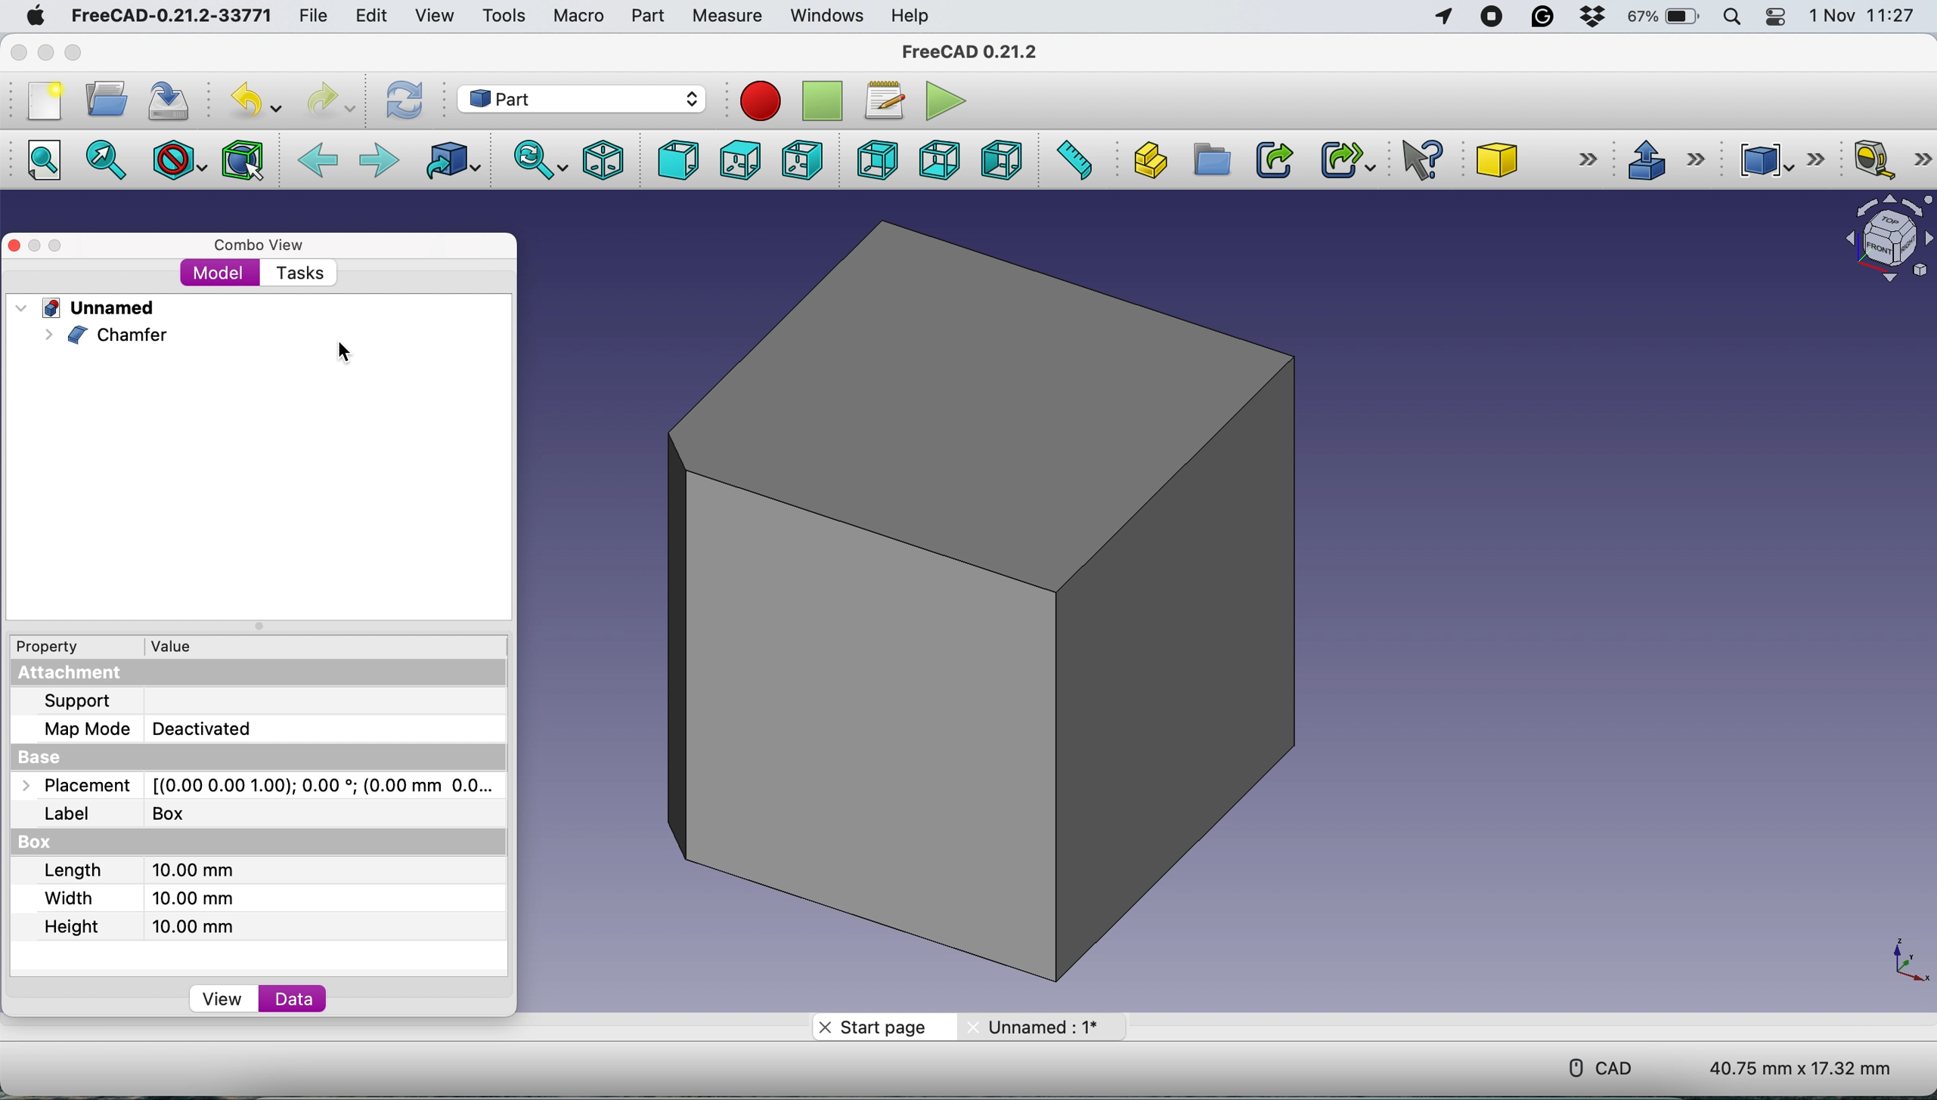  What do you see at coordinates (134, 926) in the screenshot?
I see `height` at bounding box center [134, 926].